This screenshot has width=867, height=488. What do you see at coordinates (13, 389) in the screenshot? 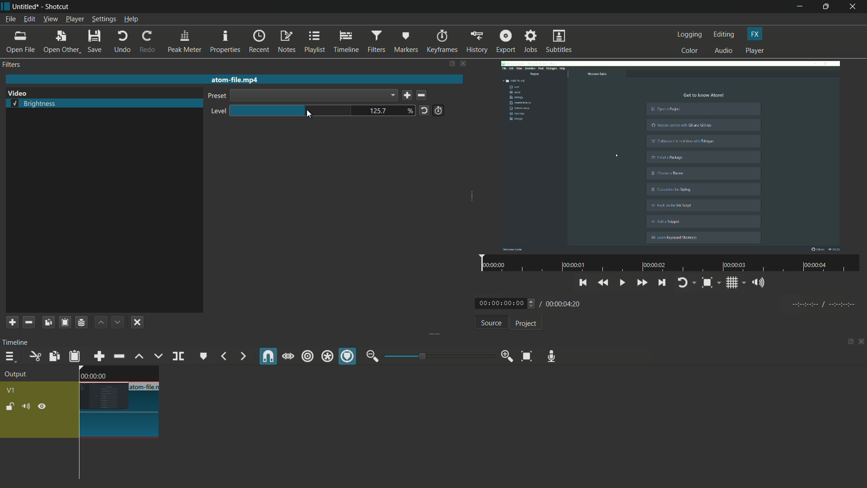
I see `v1` at bounding box center [13, 389].